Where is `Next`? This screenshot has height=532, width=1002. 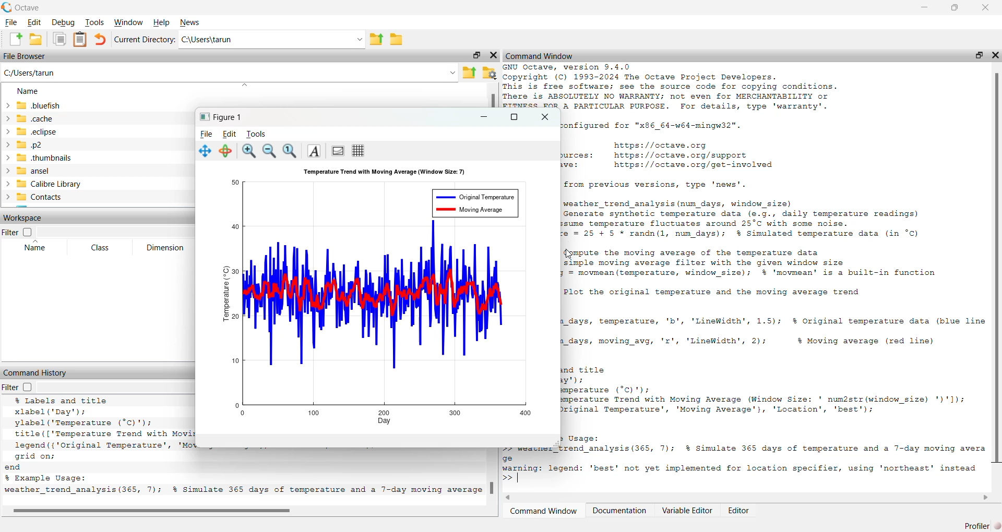 Next is located at coordinates (983, 498).